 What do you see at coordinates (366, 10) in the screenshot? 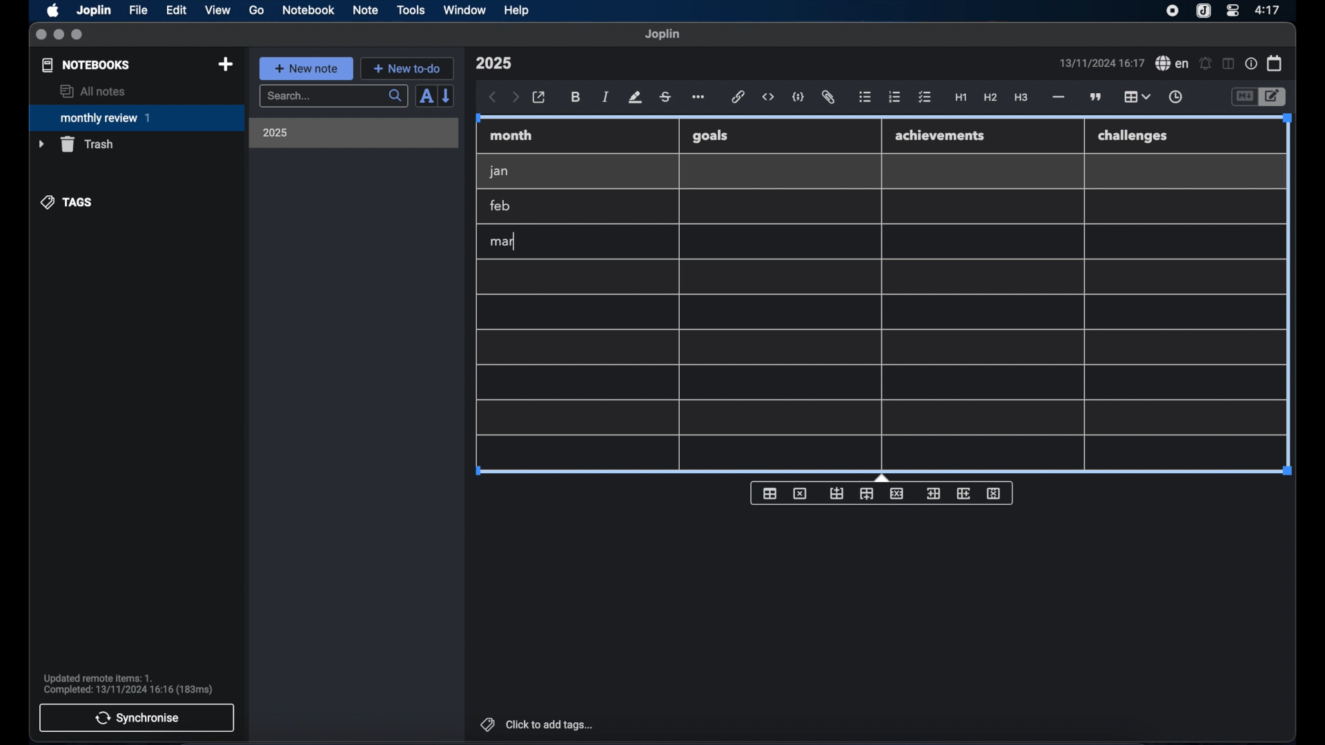
I see `note` at bounding box center [366, 10].